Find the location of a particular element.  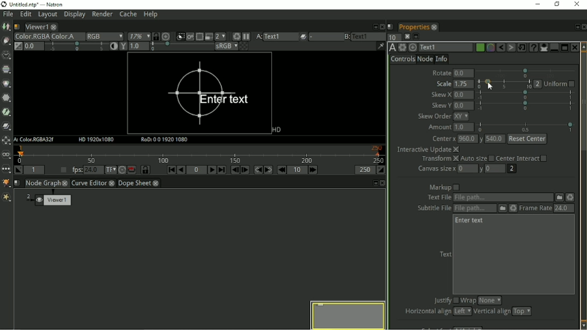

Play backward is located at coordinates (182, 170).